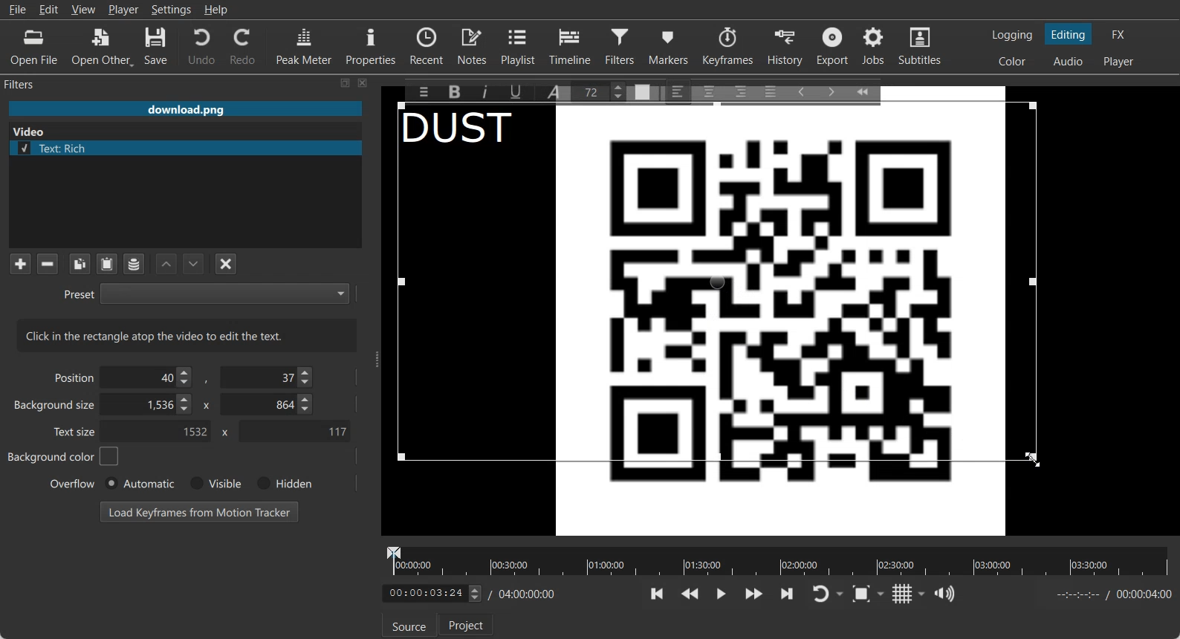 The height and width of the screenshot is (639, 1180). What do you see at coordinates (678, 91) in the screenshot?
I see `Left` at bounding box center [678, 91].